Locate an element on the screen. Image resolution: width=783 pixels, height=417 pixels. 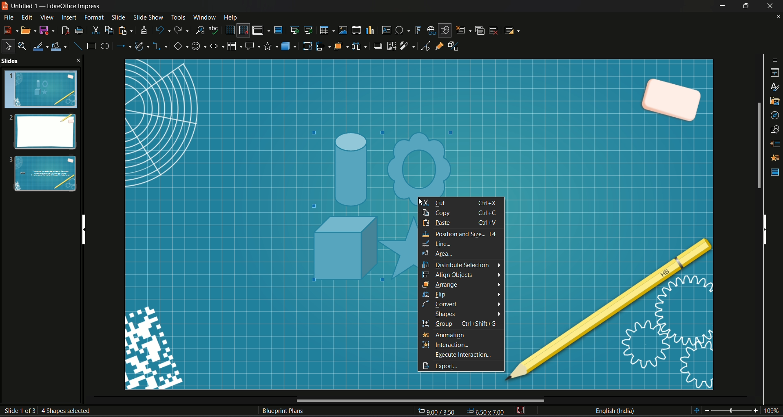
line is located at coordinates (437, 244).